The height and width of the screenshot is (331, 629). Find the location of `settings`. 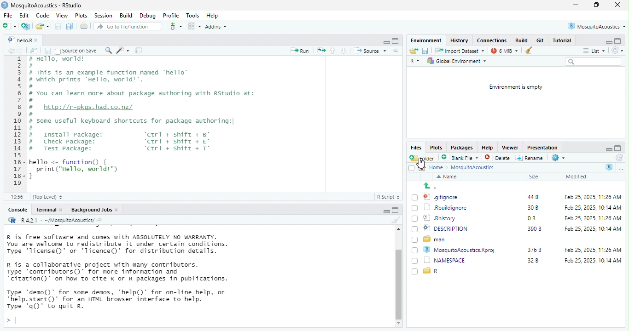

settings is located at coordinates (561, 158).